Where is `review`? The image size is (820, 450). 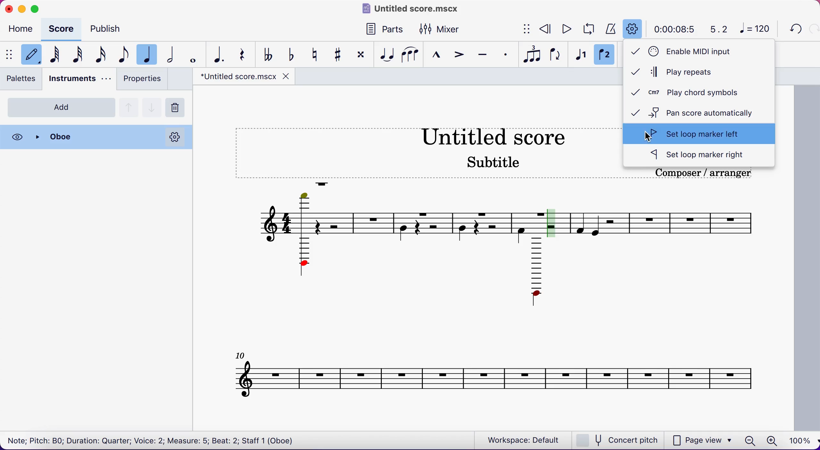
review is located at coordinates (546, 28).